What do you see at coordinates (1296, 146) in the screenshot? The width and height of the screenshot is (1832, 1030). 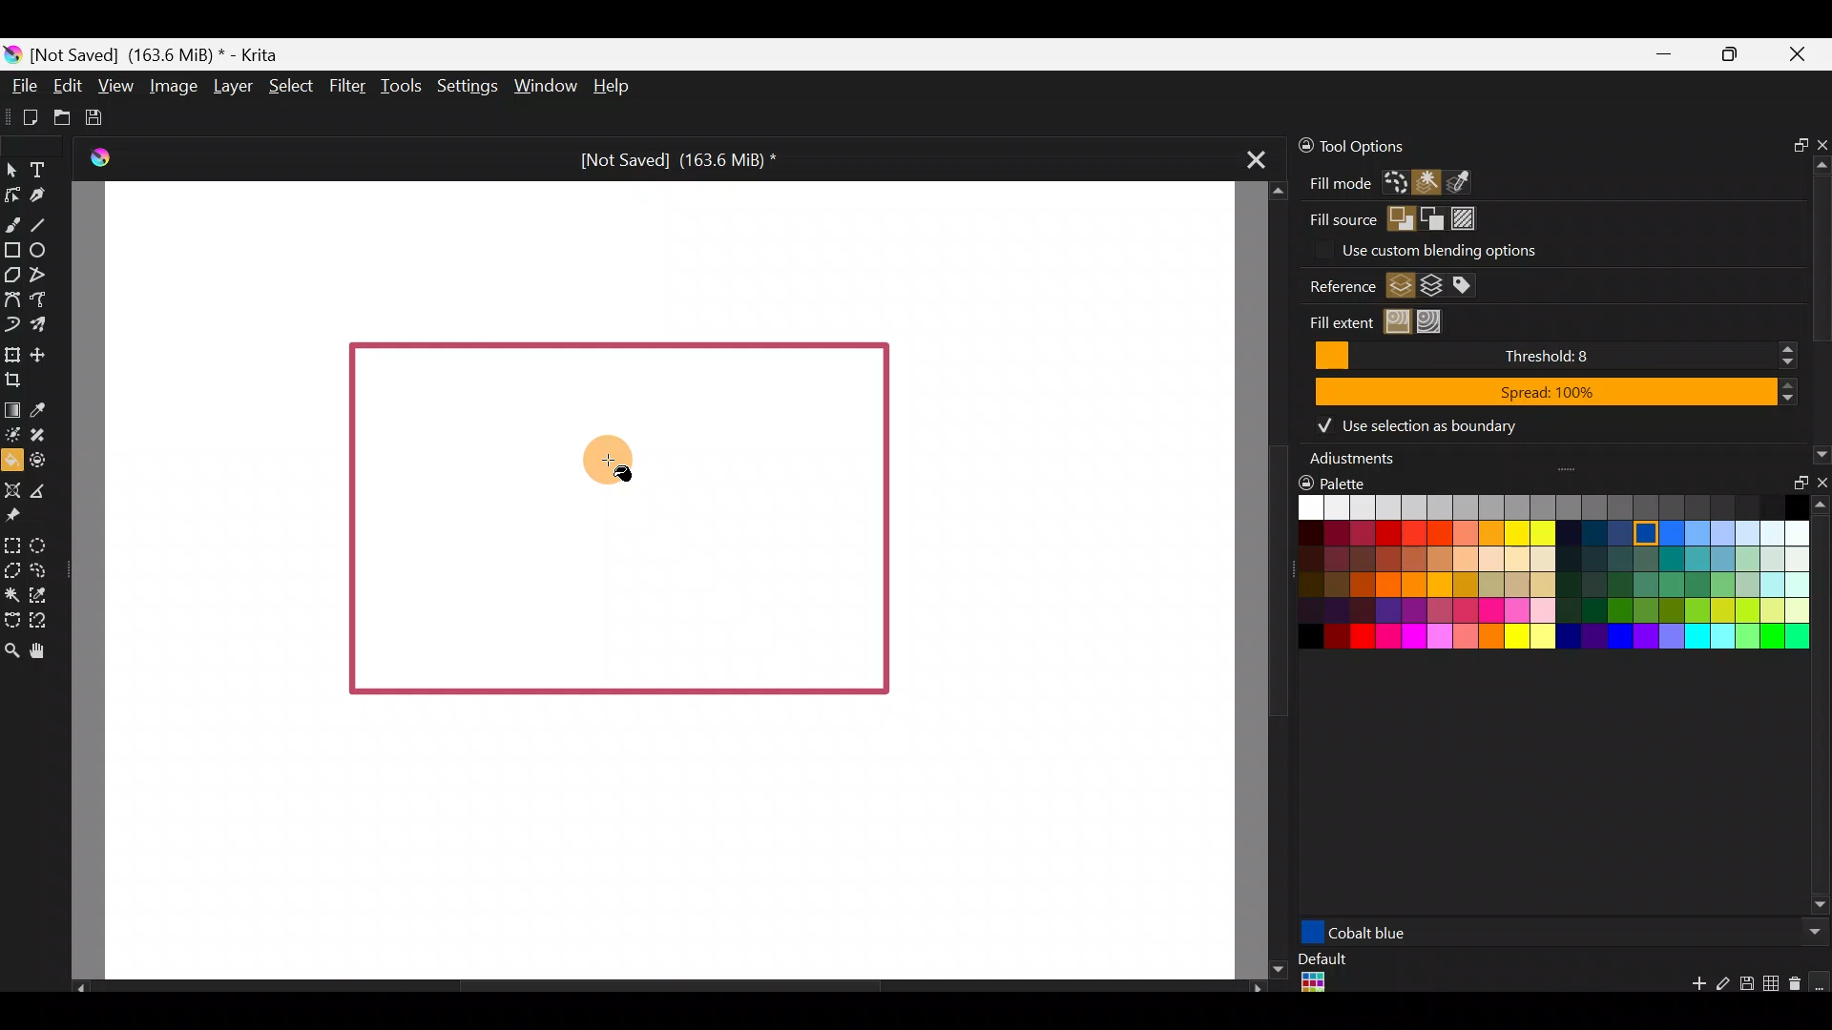 I see `Lock docker` at bounding box center [1296, 146].